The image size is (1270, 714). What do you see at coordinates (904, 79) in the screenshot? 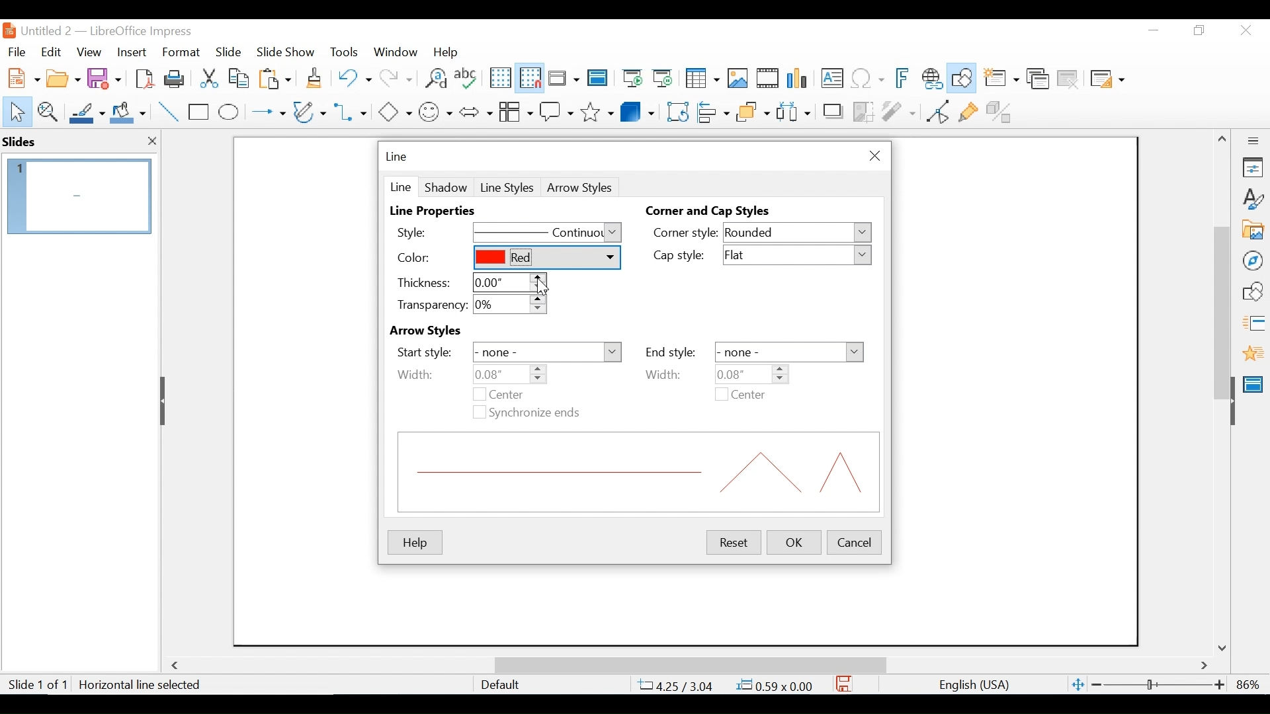
I see `Insert Frontwork` at bounding box center [904, 79].